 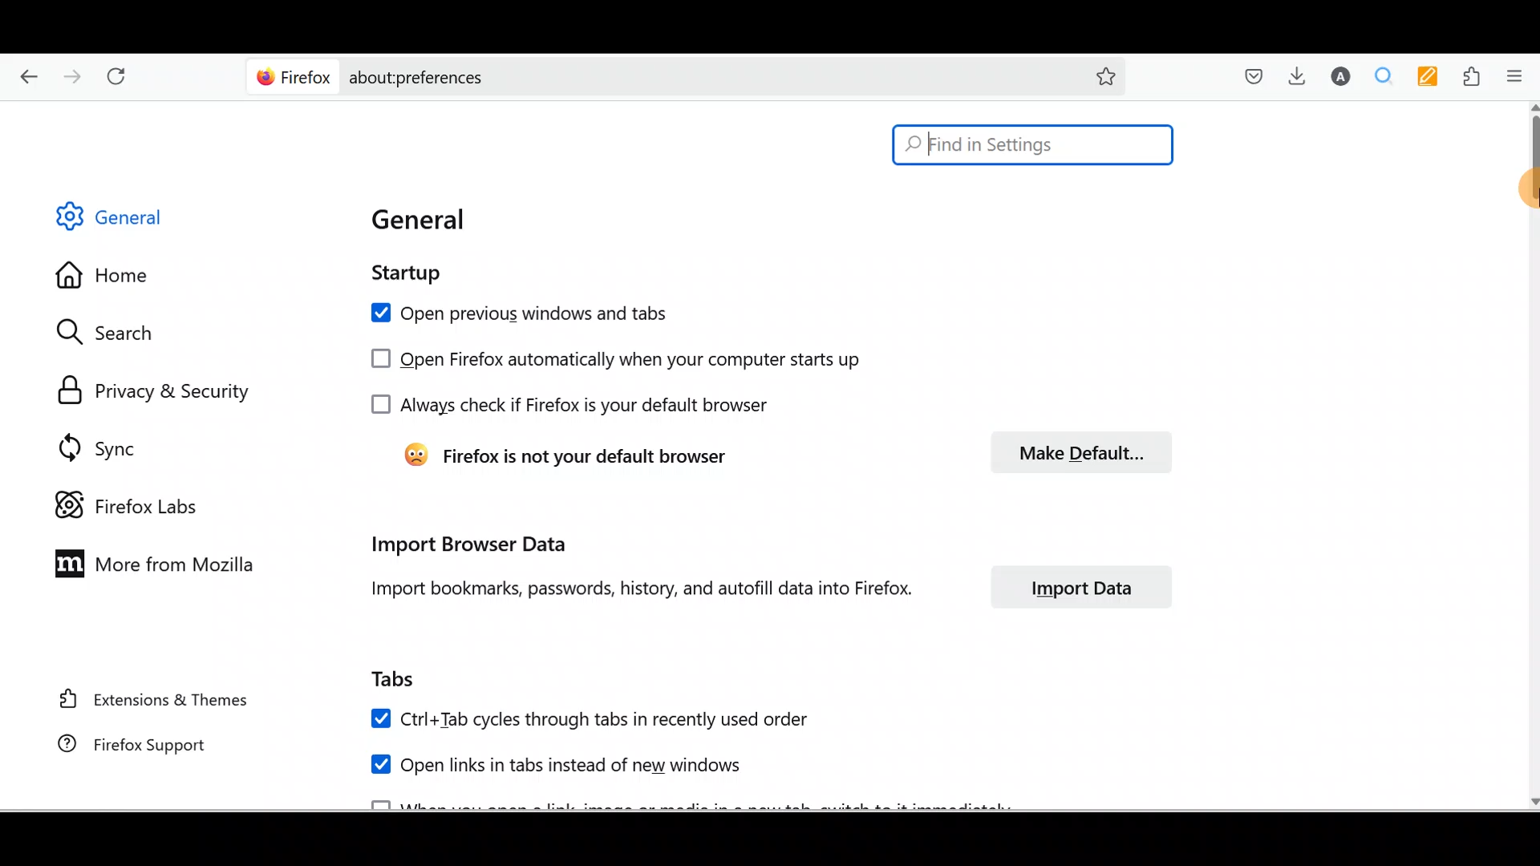 What do you see at coordinates (1247, 76) in the screenshot?
I see `Save to pocket` at bounding box center [1247, 76].